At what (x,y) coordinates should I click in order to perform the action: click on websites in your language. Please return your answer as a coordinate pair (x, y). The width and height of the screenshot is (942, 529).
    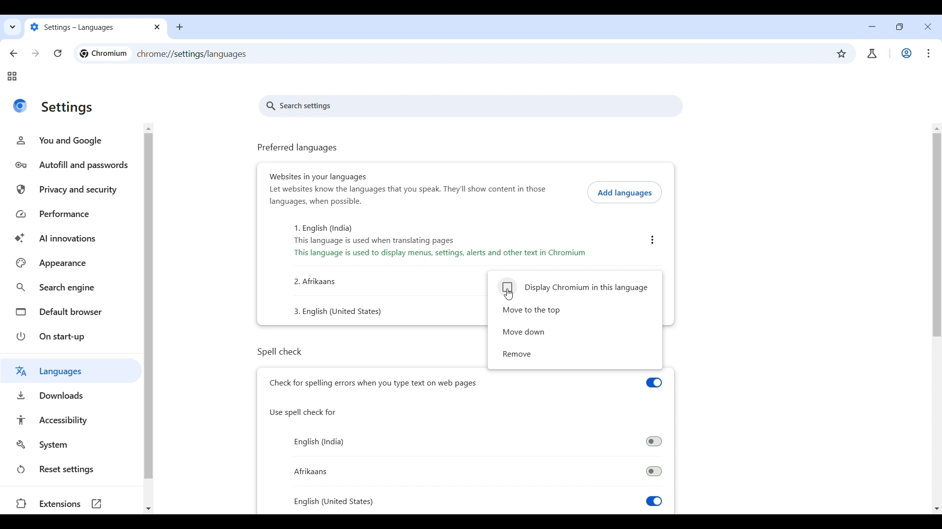
    Looking at the image, I should click on (315, 176).